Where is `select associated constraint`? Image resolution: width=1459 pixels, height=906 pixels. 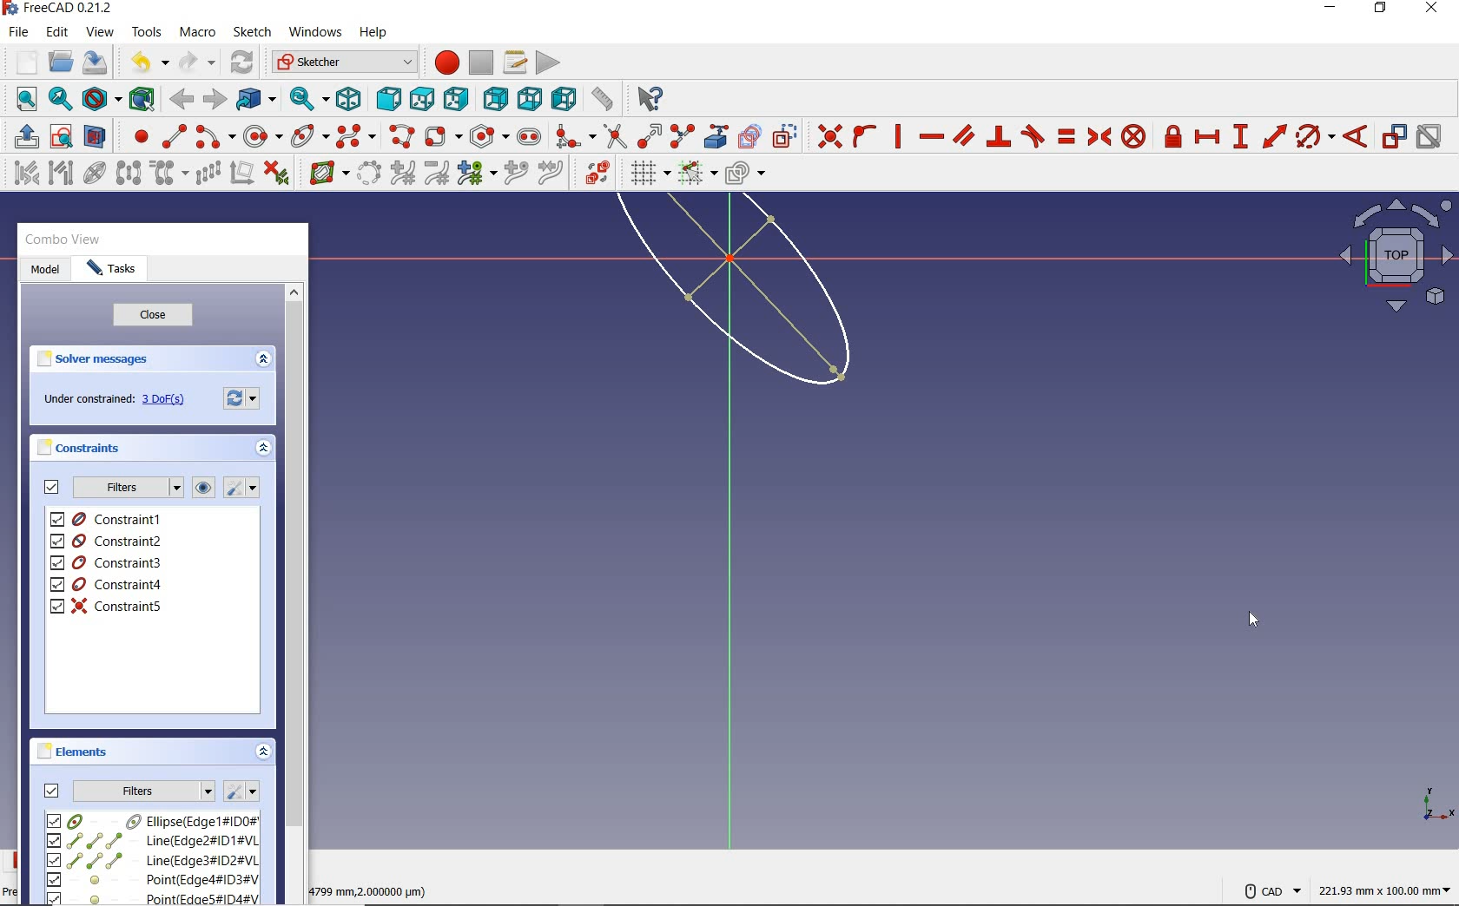 select associated constraint is located at coordinates (22, 172).